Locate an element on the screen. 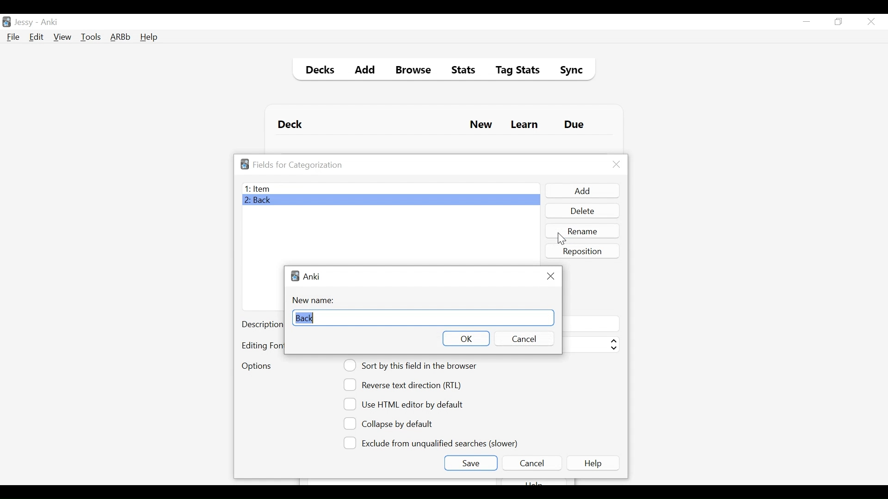 The image size is (888, 499). Close is located at coordinates (871, 22).